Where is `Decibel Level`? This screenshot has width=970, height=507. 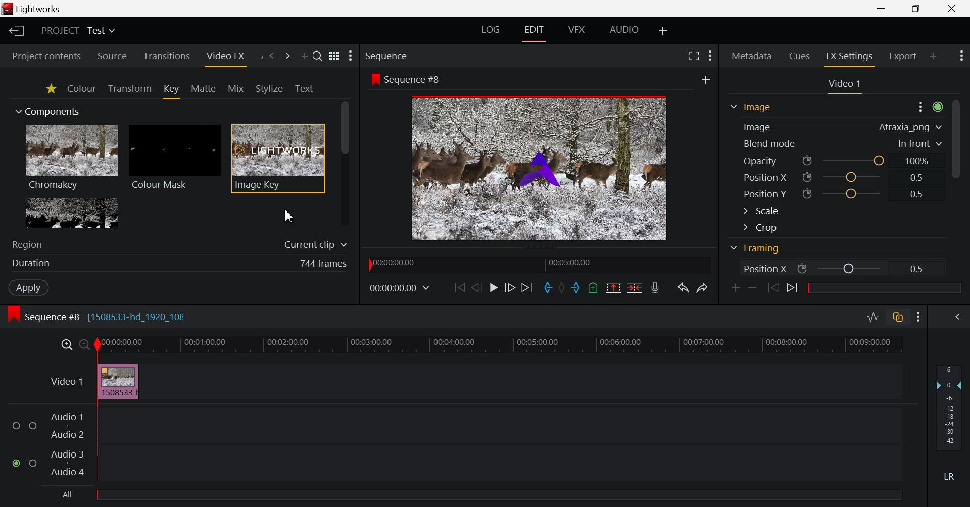
Decibel Level is located at coordinates (950, 422).